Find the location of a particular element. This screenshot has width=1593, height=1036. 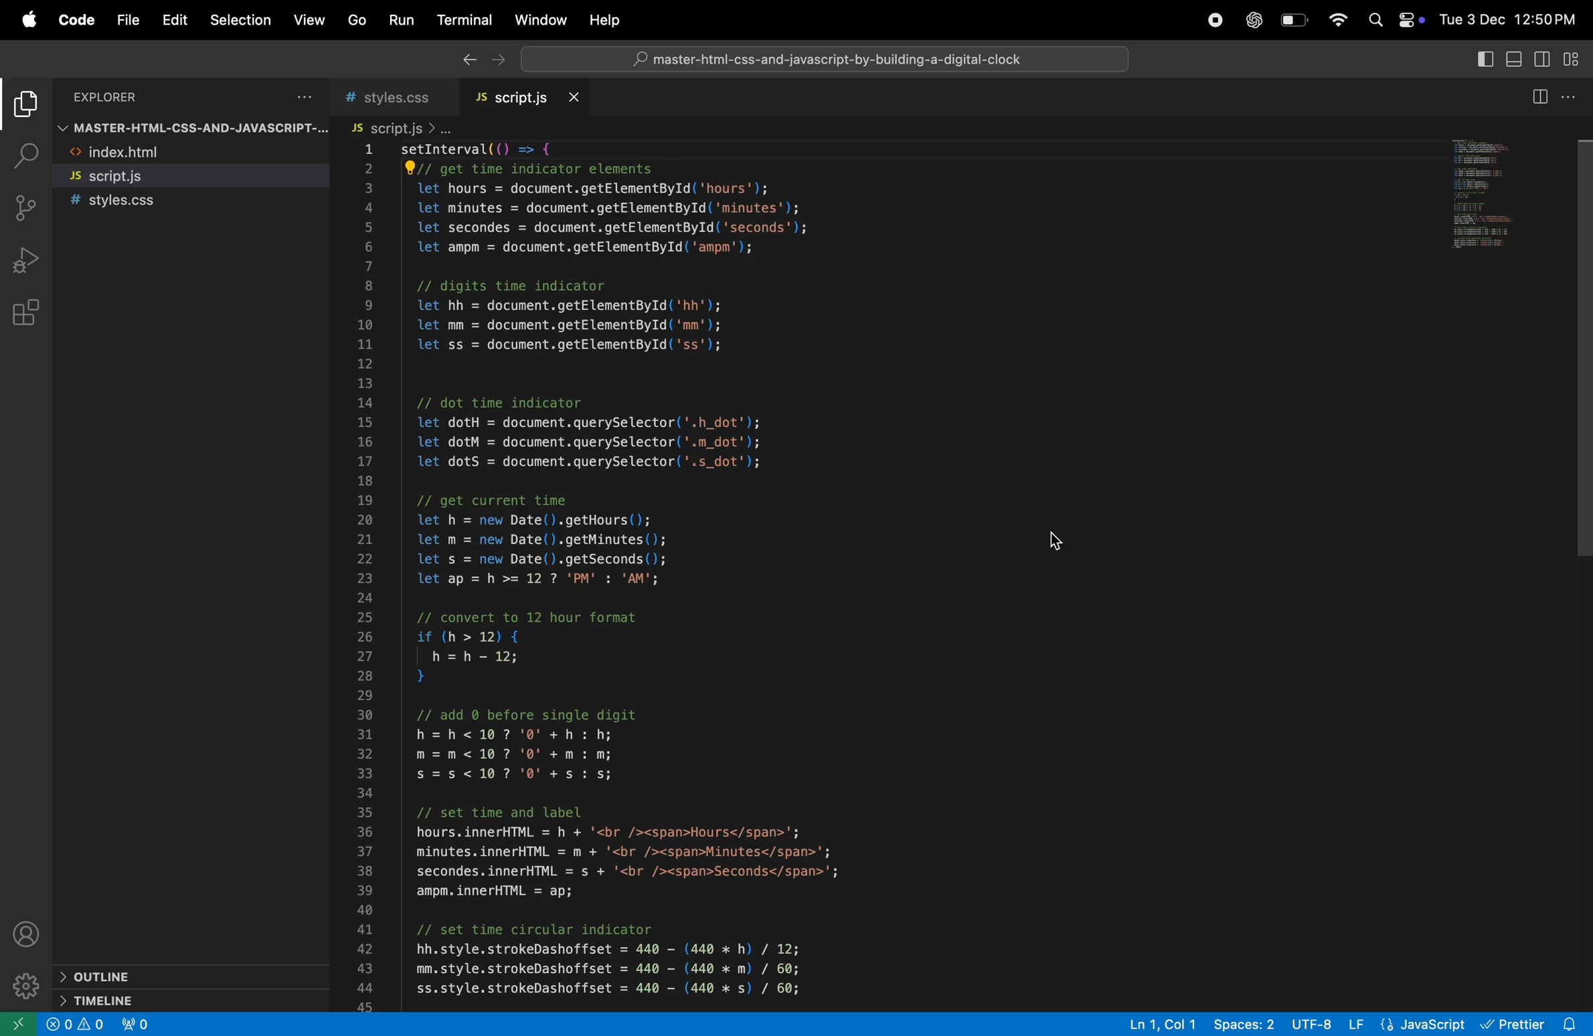

master file is located at coordinates (189, 127).